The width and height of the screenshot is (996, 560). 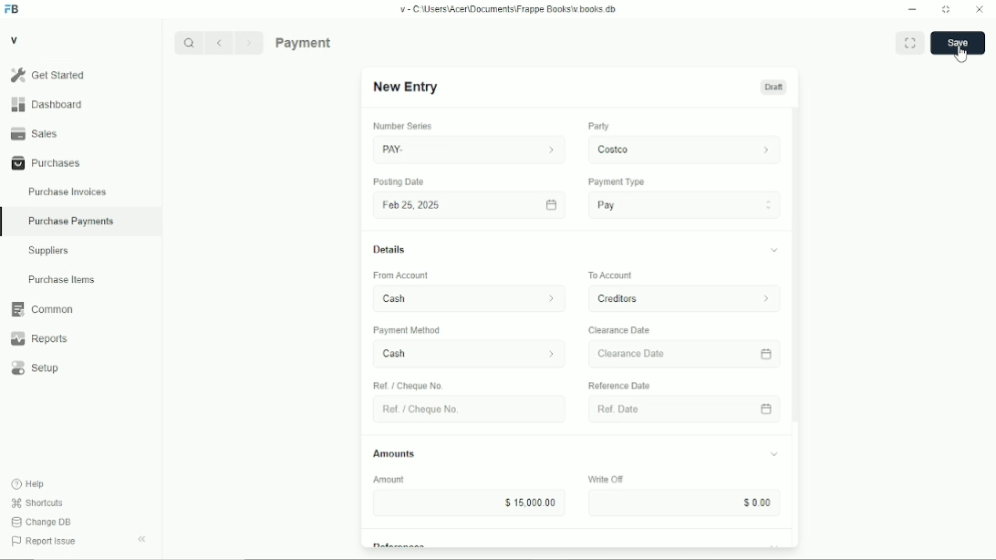 What do you see at coordinates (414, 332) in the screenshot?
I see `‘Payment Method` at bounding box center [414, 332].